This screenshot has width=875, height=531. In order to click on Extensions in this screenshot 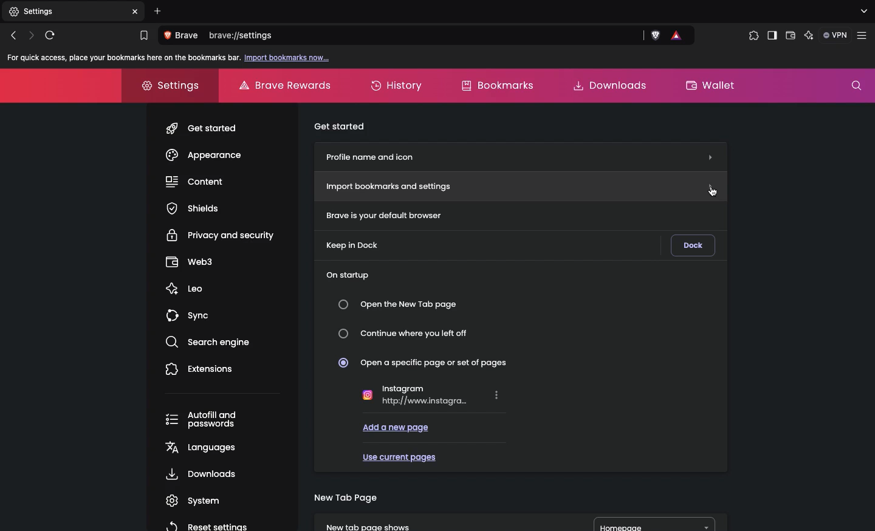, I will do `click(200, 368)`.